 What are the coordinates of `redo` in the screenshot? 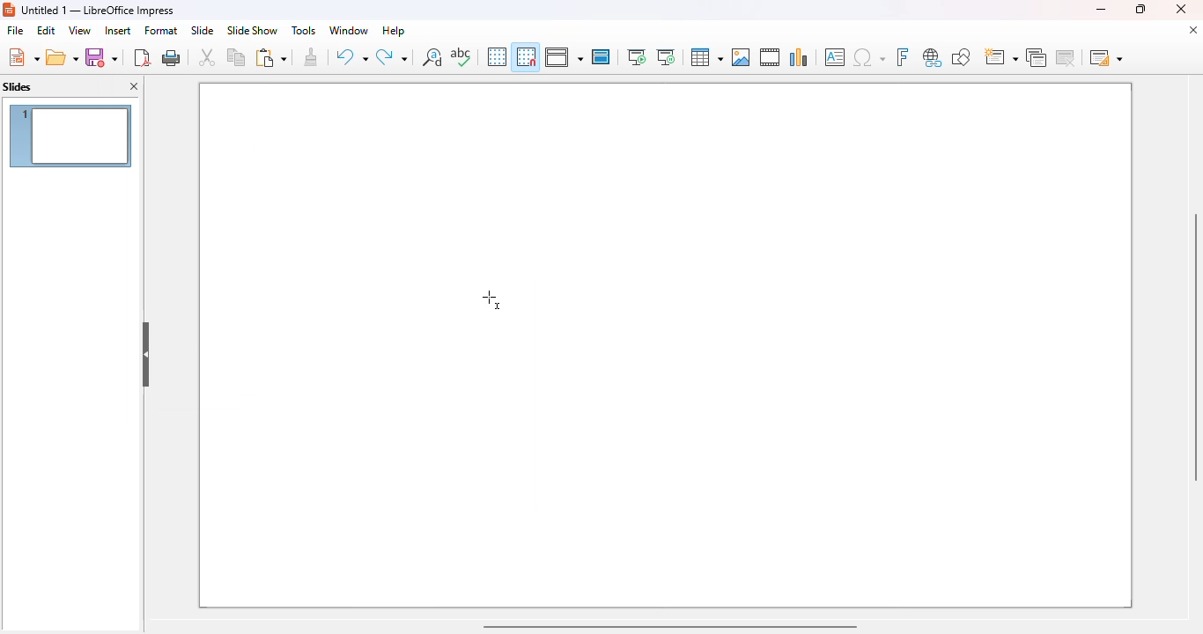 It's located at (392, 57).